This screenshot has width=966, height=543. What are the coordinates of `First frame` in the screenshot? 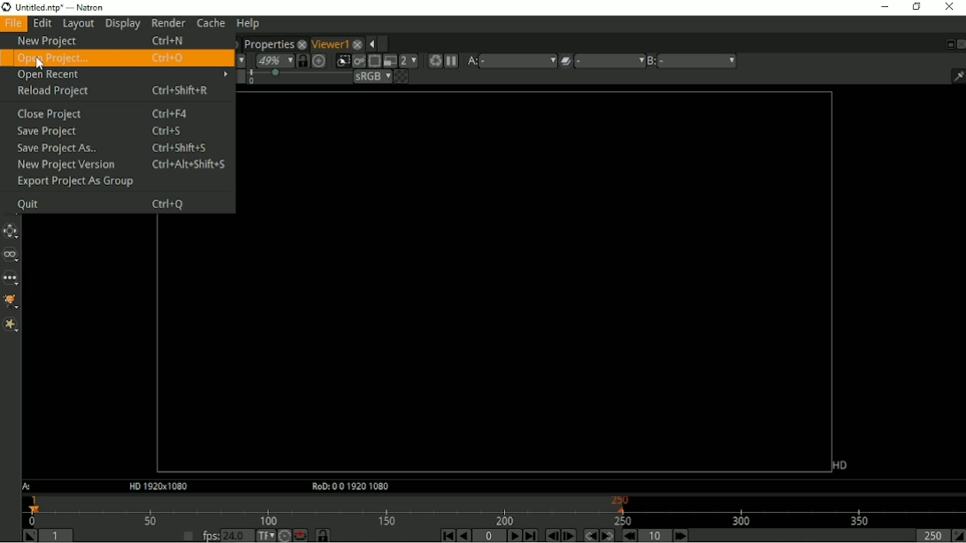 It's located at (445, 535).